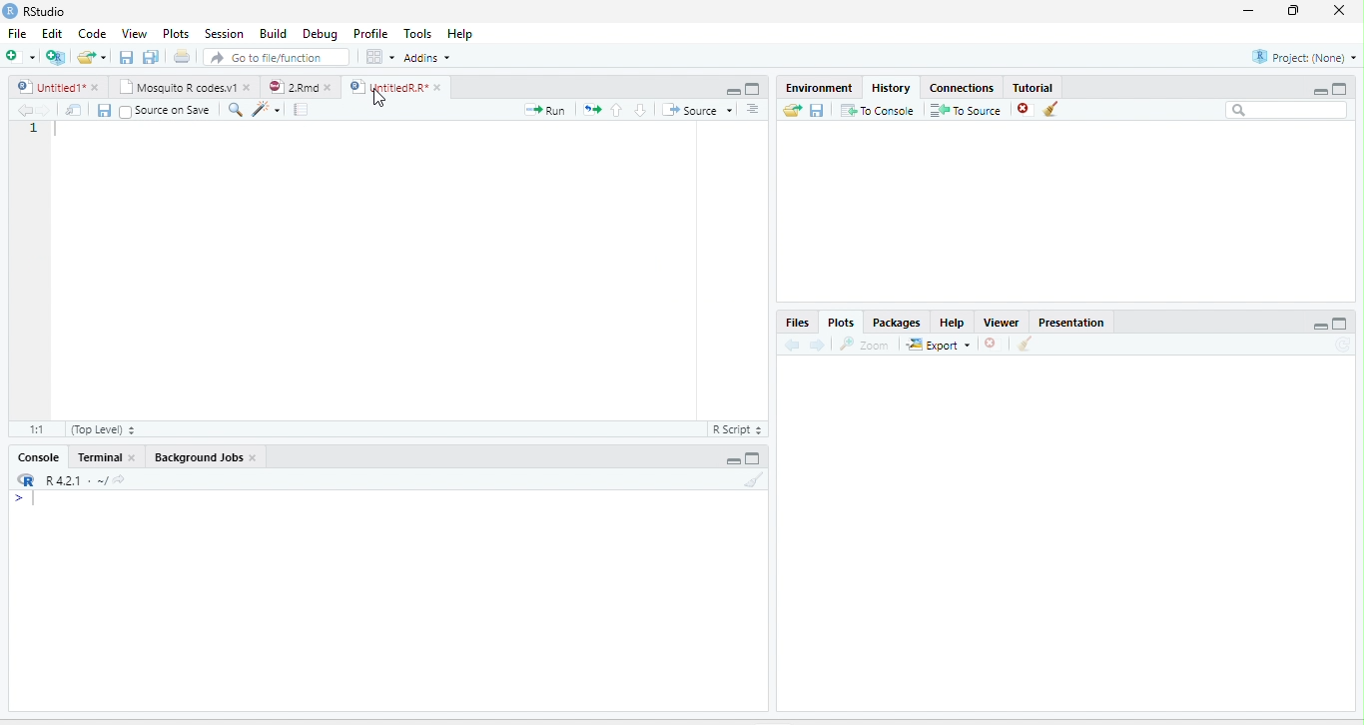 Image resolution: width=1364 pixels, height=725 pixels. I want to click on Debug, so click(320, 34).